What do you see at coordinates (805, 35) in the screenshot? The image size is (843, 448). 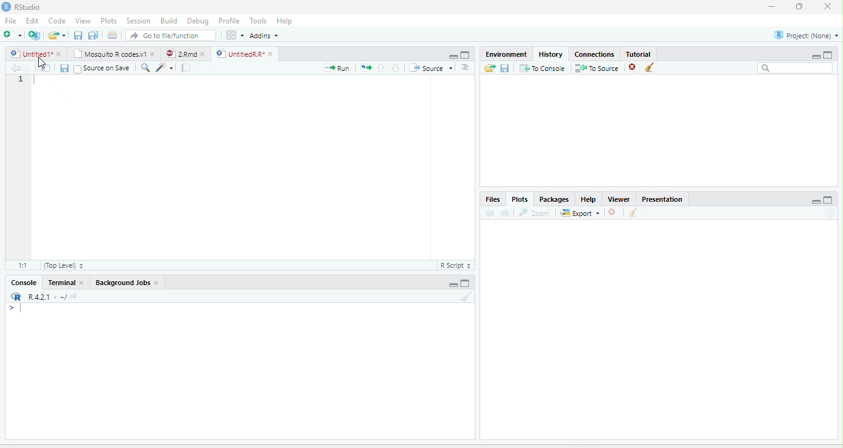 I see `Project: (None)` at bounding box center [805, 35].